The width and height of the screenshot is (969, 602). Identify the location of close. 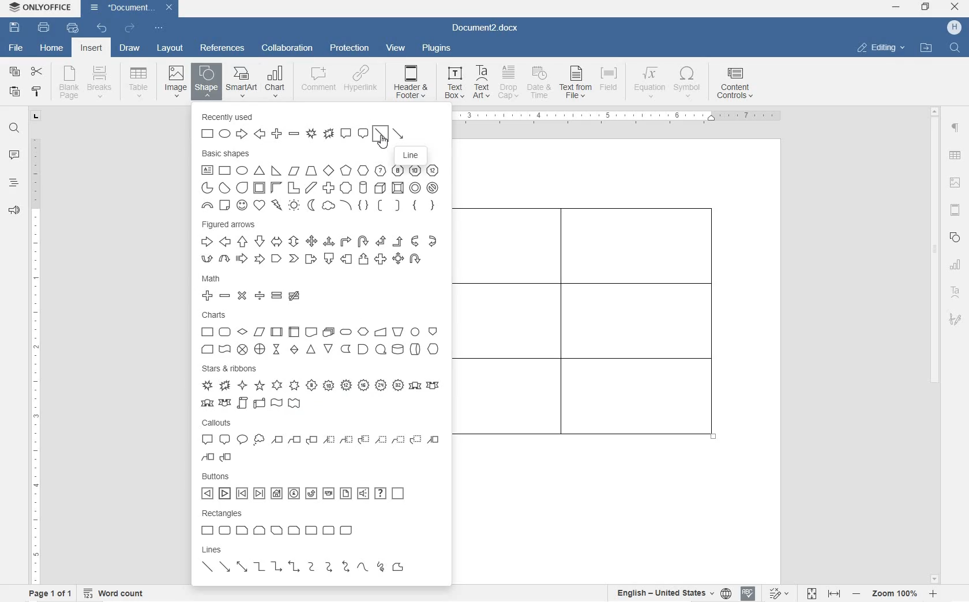
(955, 7).